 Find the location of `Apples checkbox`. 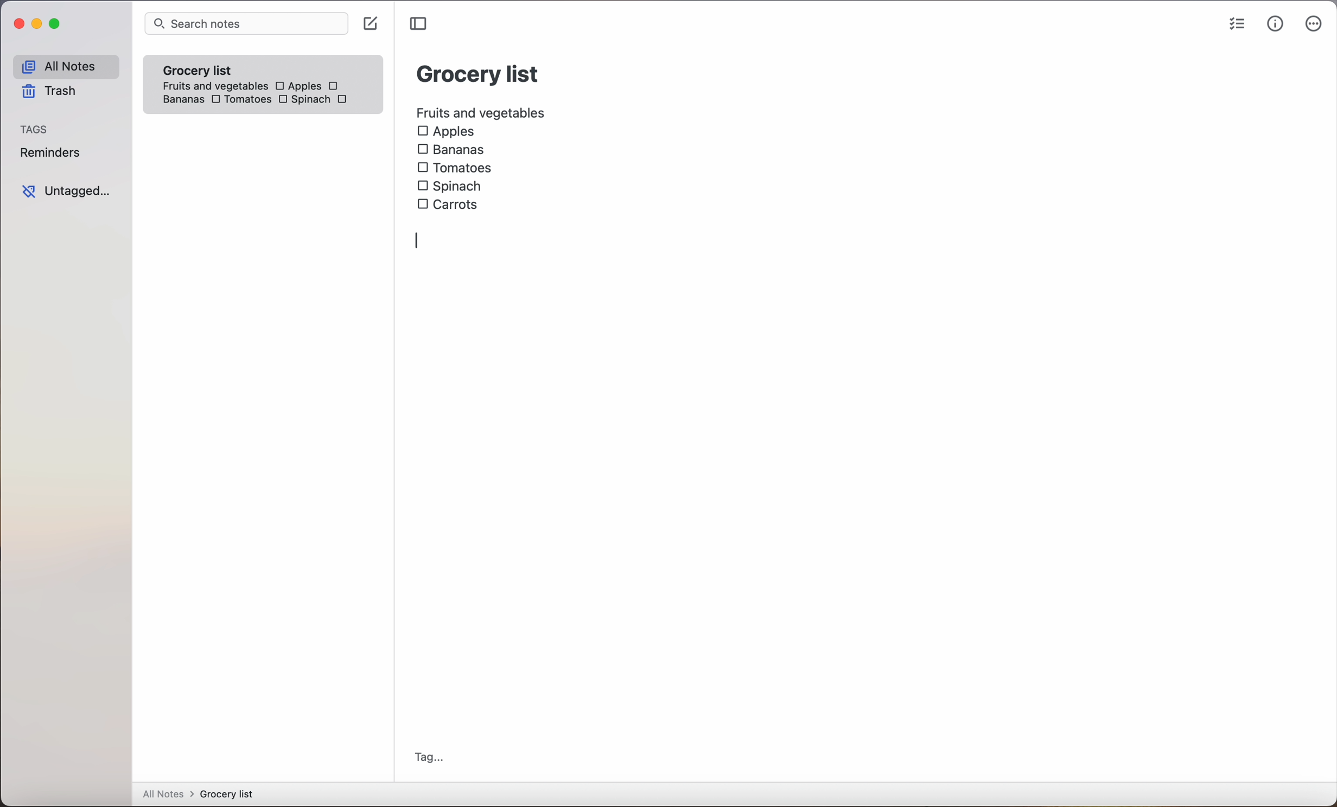

Apples checkbox is located at coordinates (297, 86).